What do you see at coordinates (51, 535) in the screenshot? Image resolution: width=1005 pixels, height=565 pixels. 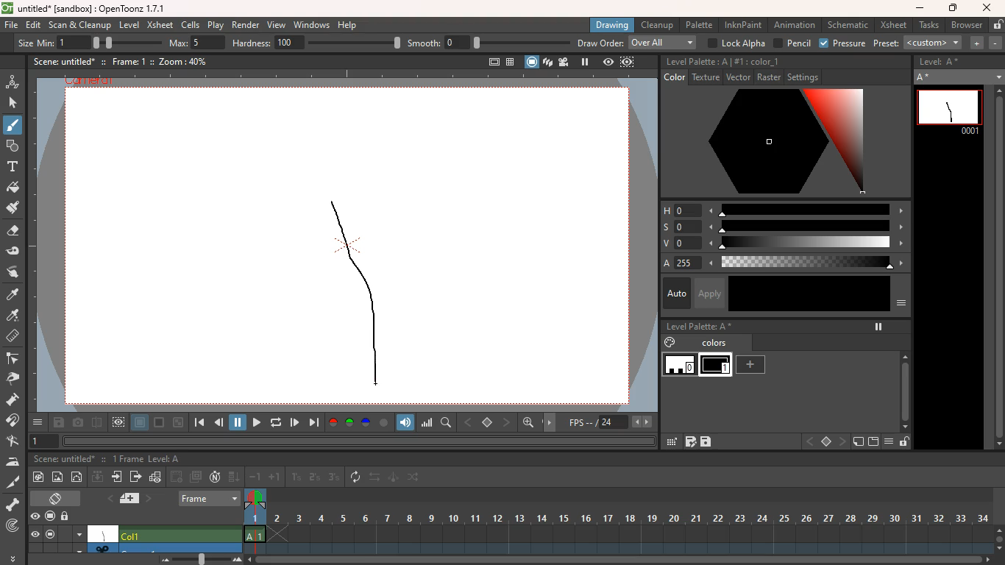 I see `screen` at bounding box center [51, 535].